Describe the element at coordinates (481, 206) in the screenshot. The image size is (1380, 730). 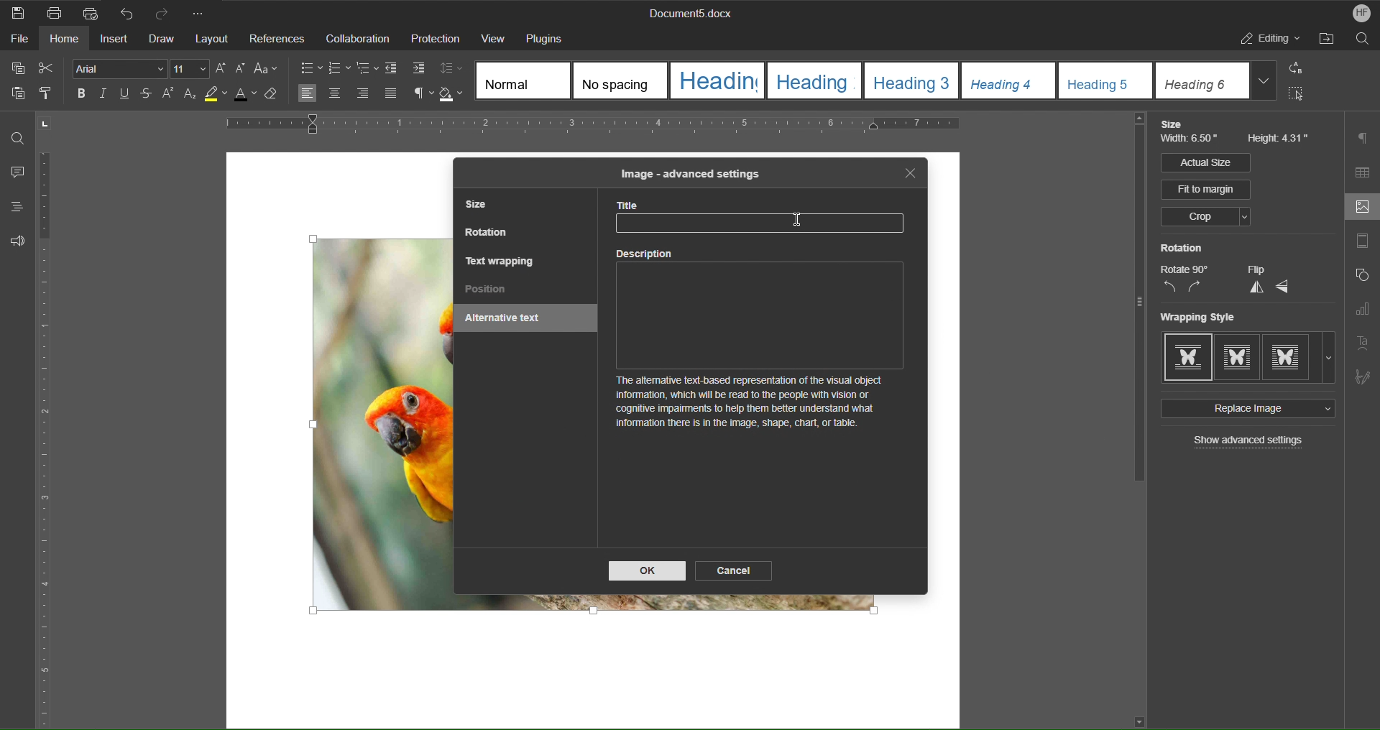
I see `Size` at that location.